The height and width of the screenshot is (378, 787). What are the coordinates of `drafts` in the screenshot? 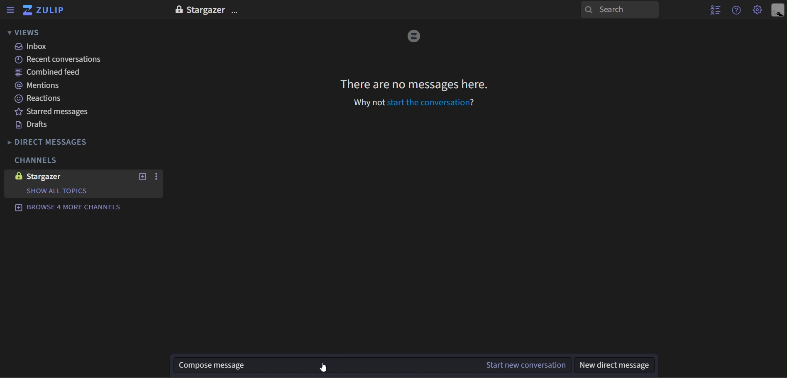 It's located at (62, 126).